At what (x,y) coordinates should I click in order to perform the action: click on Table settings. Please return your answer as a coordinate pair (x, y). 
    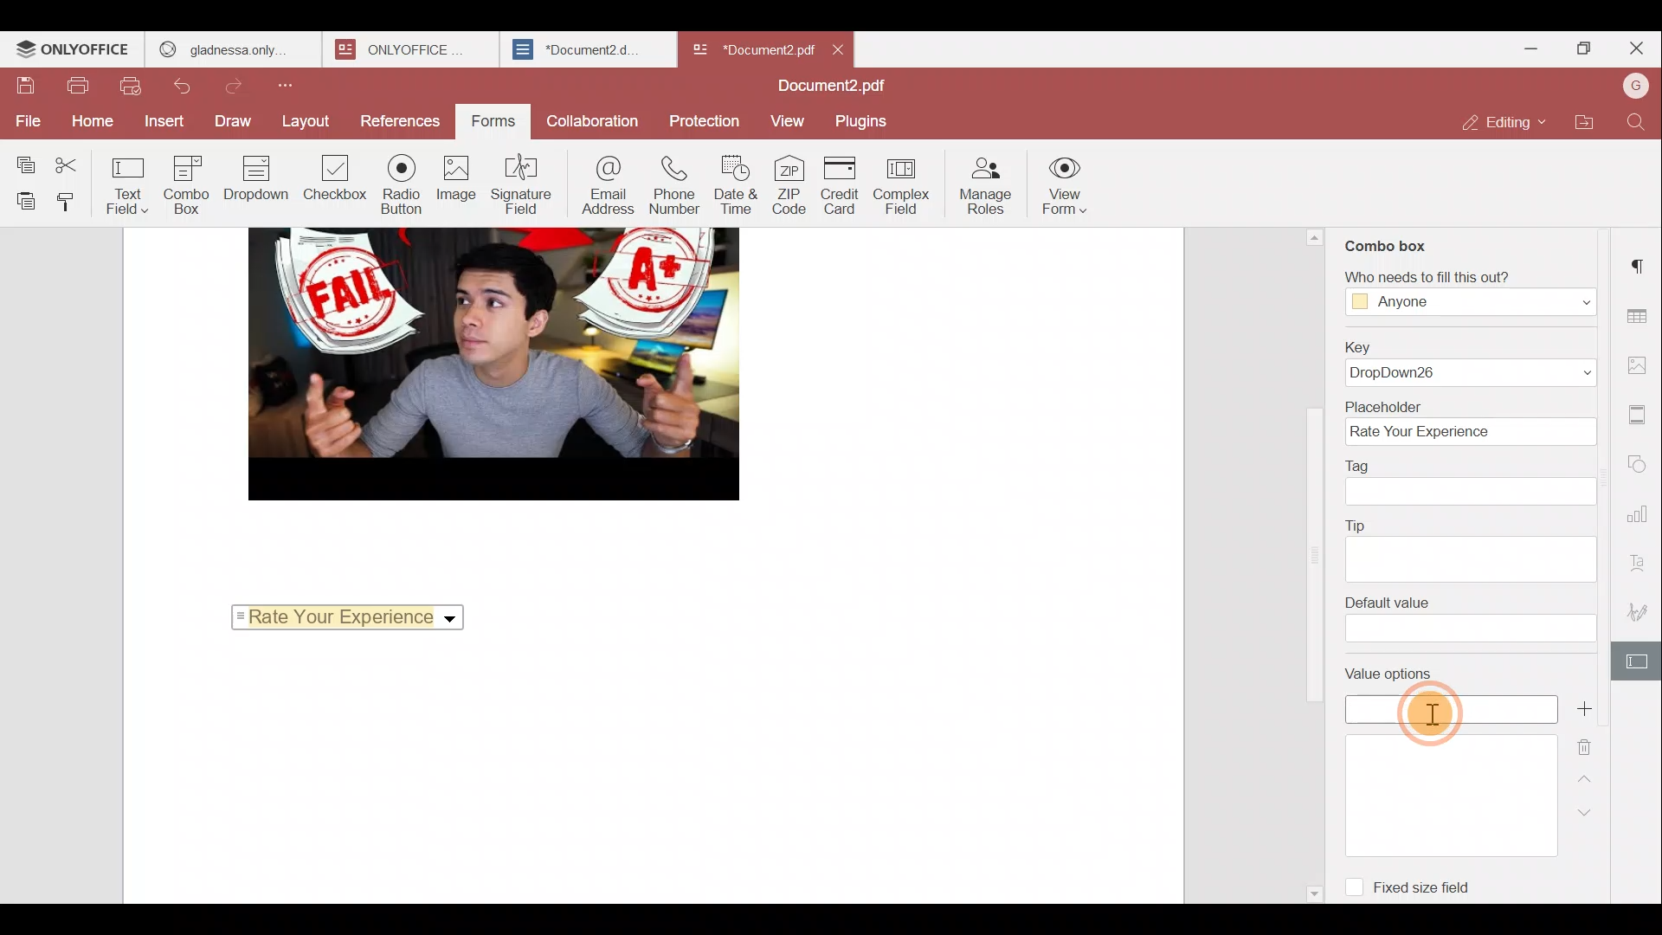
    Looking at the image, I should click on (1643, 316).